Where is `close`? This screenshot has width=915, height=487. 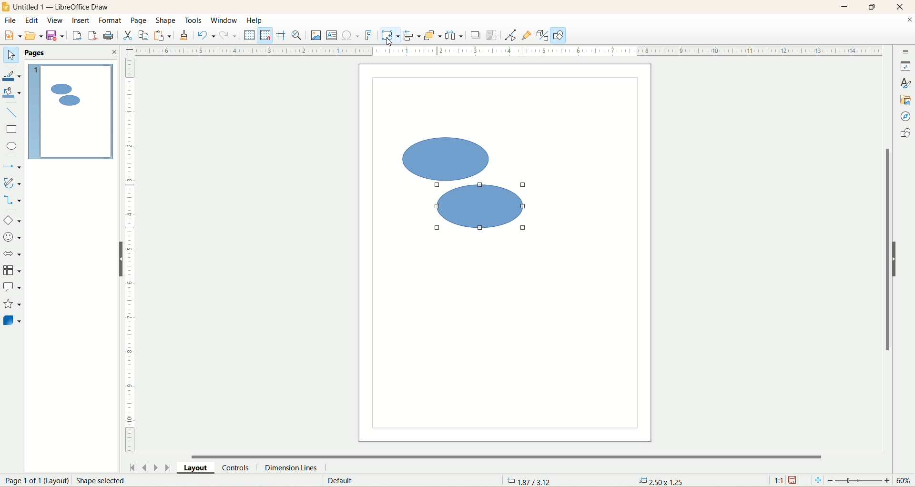 close is located at coordinates (114, 53).